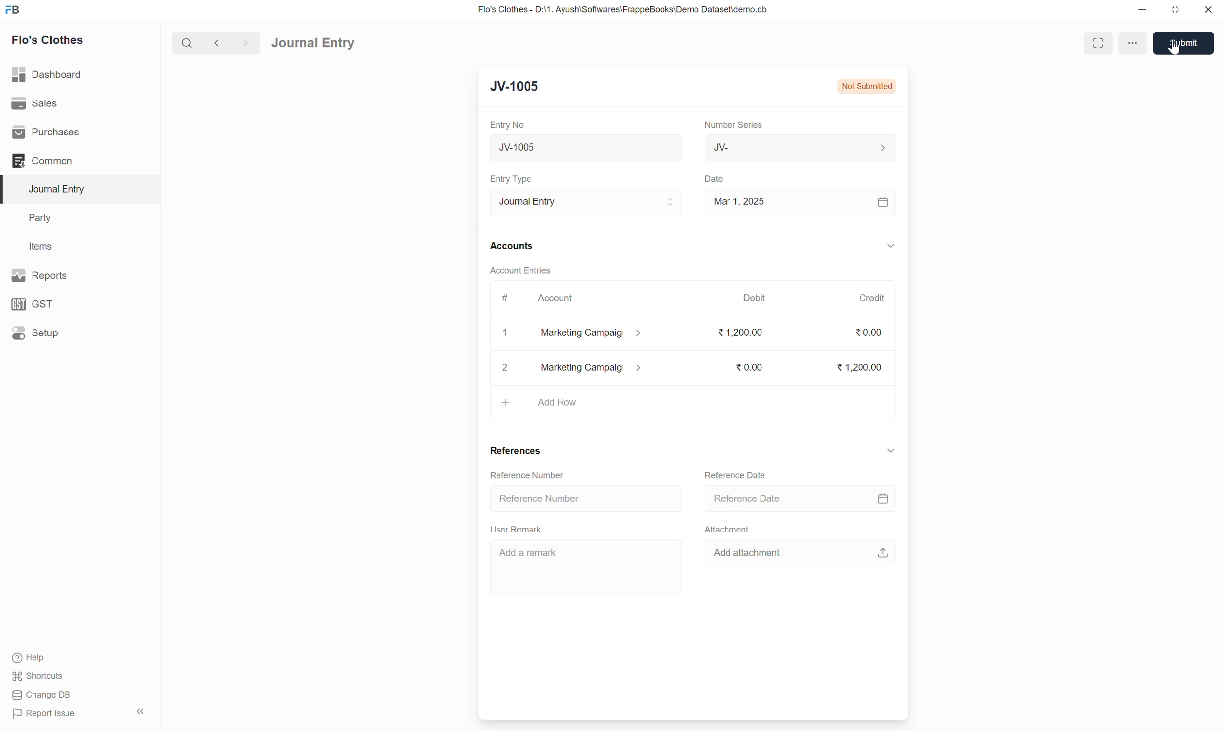 The width and height of the screenshot is (1225, 731). I want to click on marketing campaig, so click(592, 367).